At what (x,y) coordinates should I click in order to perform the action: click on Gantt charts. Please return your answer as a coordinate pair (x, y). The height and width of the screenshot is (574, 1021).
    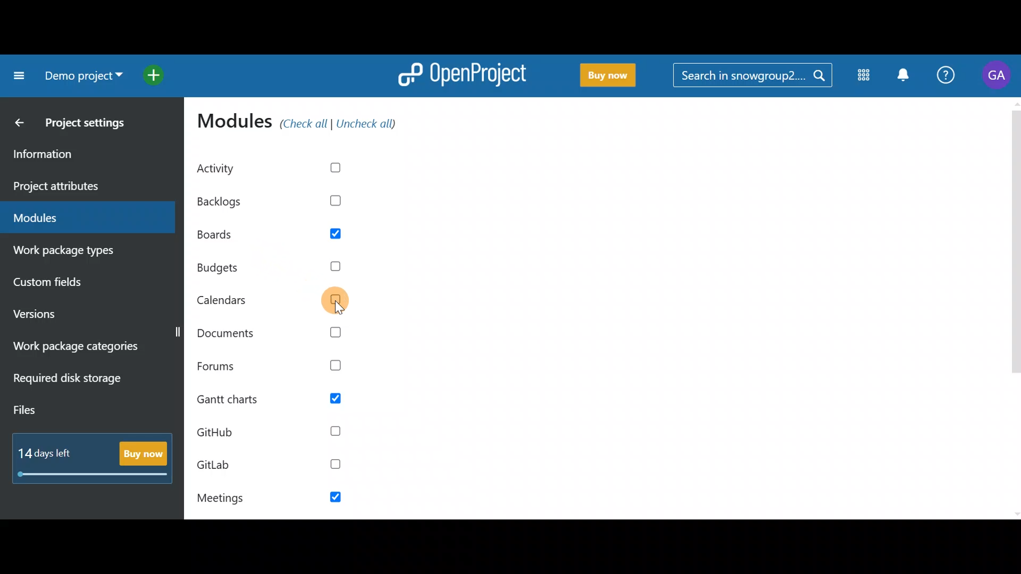
    Looking at the image, I should click on (277, 400).